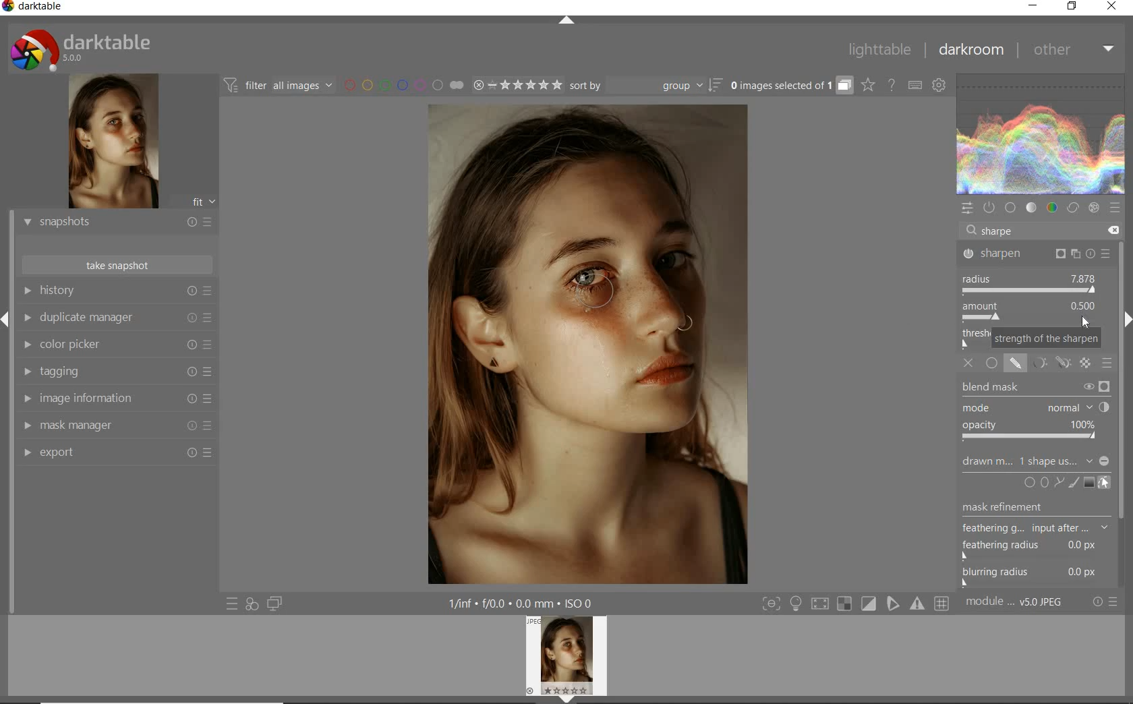  Describe the element at coordinates (1036, 388) in the screenshot. I see `BLEND MASK` at that location.